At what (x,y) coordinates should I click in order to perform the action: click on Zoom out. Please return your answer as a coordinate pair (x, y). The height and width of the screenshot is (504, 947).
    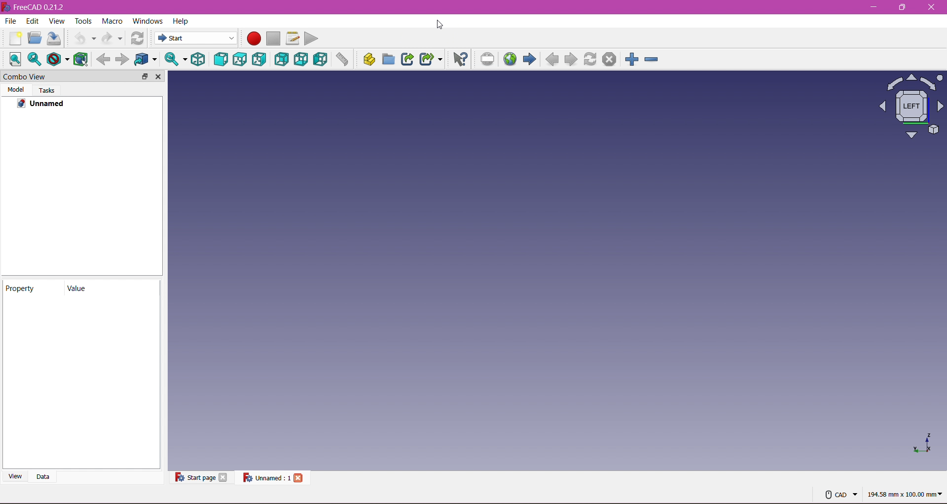
    Looking at the image, I should click on (652, 59).